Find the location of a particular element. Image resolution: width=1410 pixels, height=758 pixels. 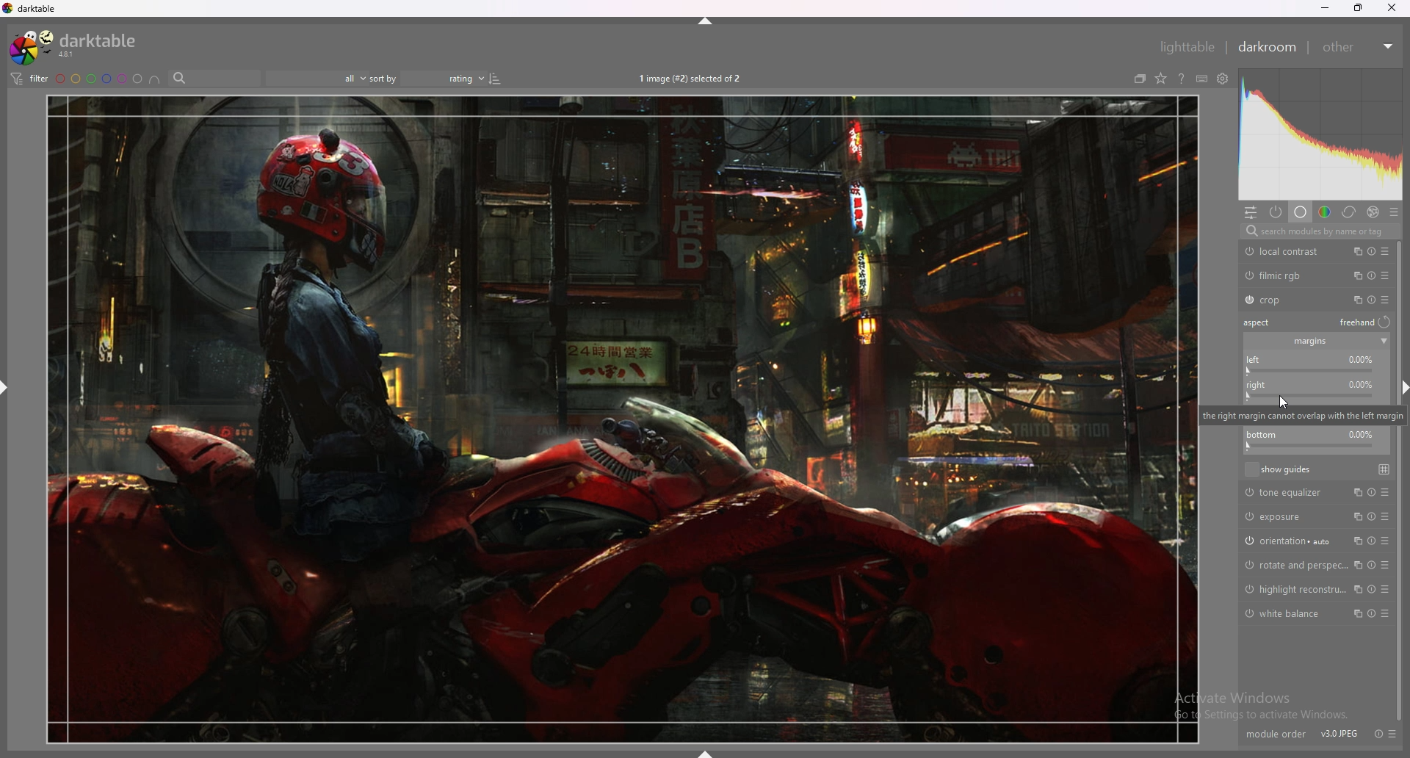

orientation is located at coordinates (1288, 540).